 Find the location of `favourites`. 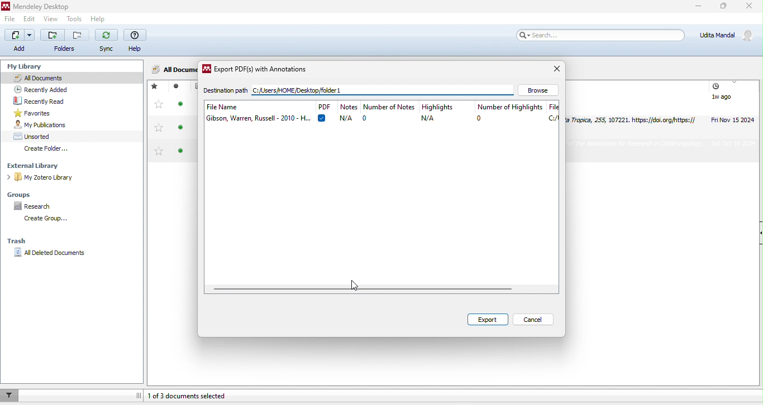

favourites is located at coordinates (45, 112).